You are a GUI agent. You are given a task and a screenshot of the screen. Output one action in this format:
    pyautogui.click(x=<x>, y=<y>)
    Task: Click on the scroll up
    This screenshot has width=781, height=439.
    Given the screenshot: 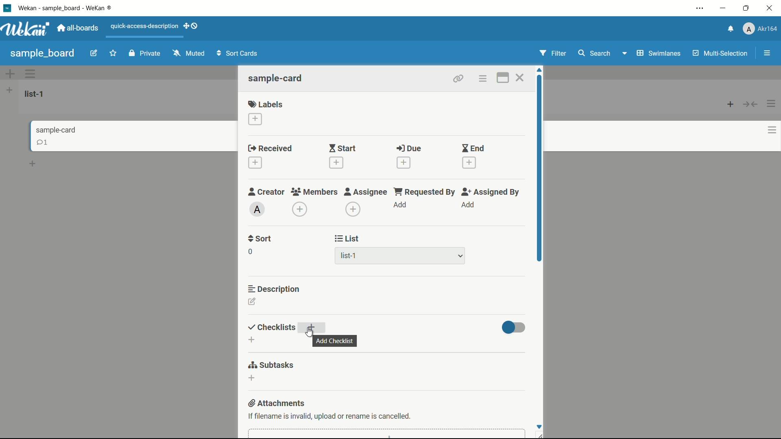 What is the action you would take?
    pyautogui.click(x=539, y=69)
    